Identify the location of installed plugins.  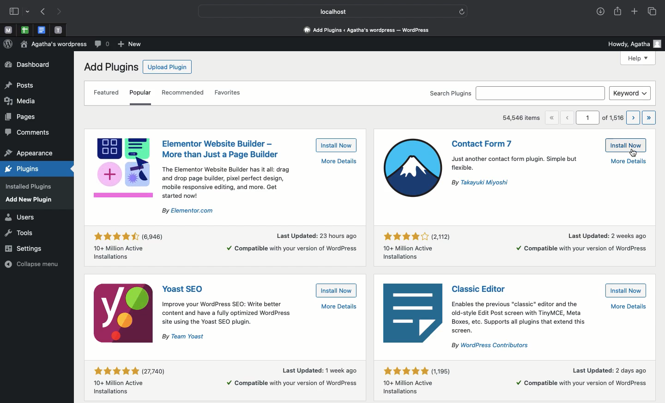
(28, 187).